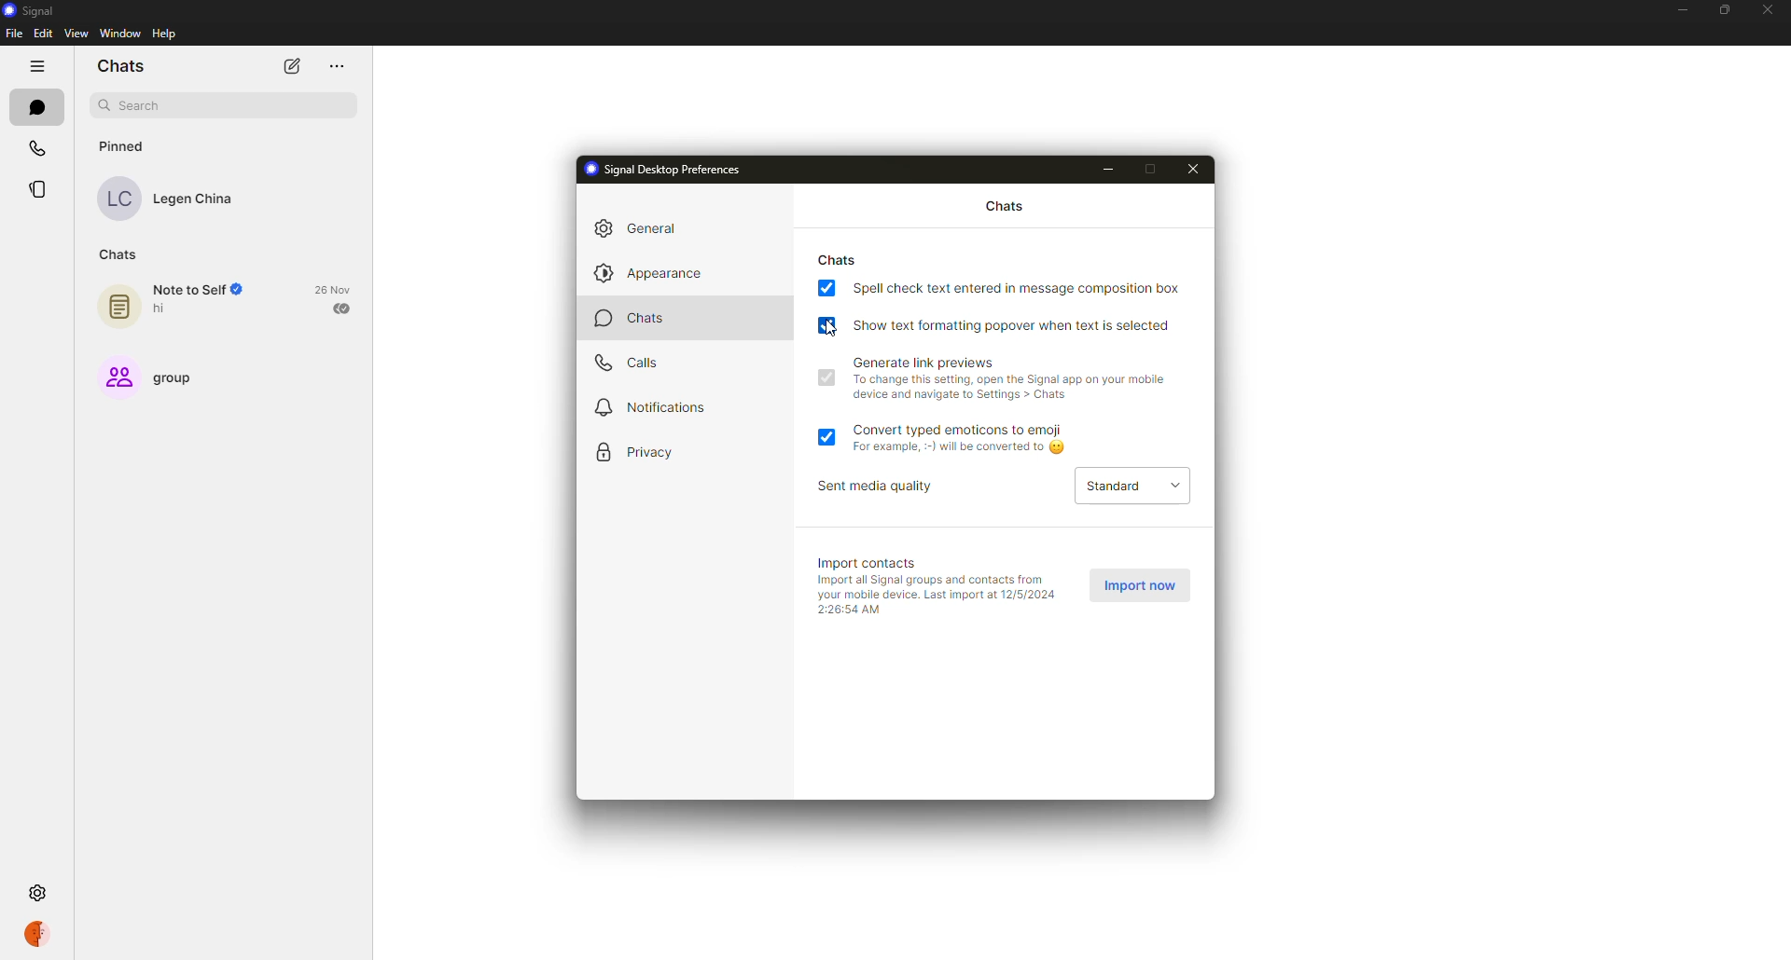  I want to click on chats, so click(644, 321).